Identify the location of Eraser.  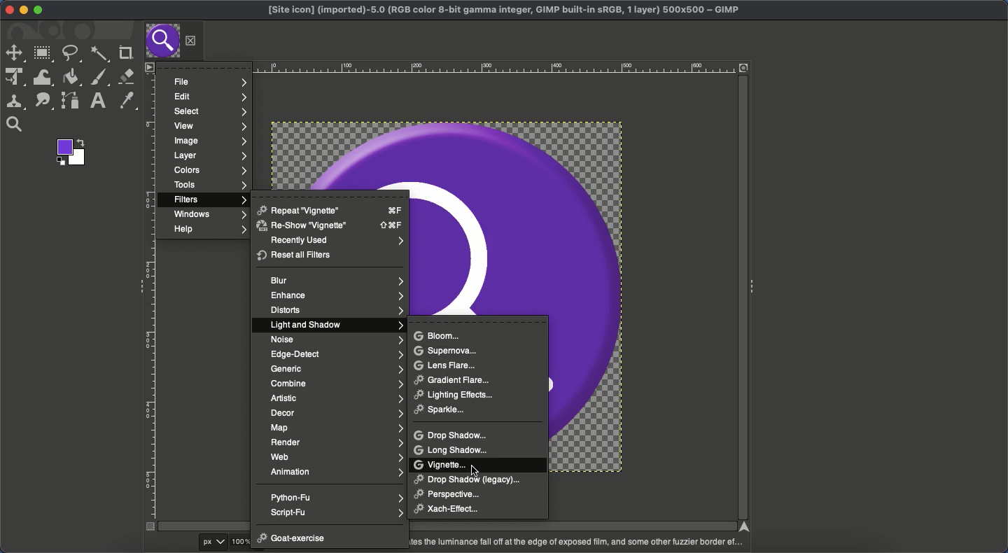
(127, 77).